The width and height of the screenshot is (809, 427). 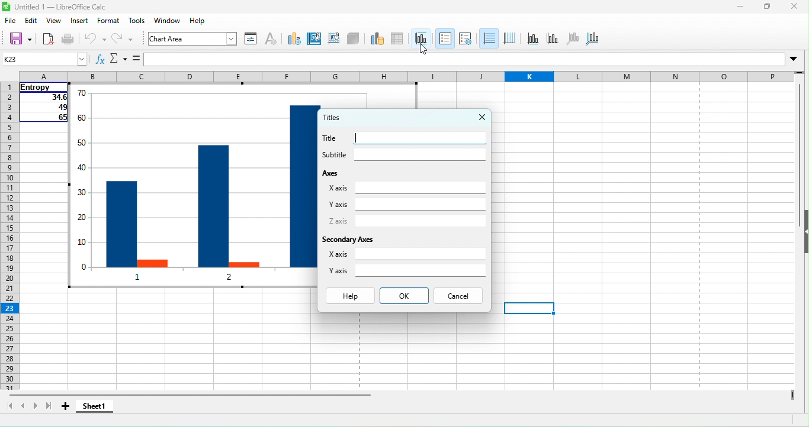 What do you see at coordinates (408, 257) in the screenshot?
I see `x axis` at bounding box center [408, 257].